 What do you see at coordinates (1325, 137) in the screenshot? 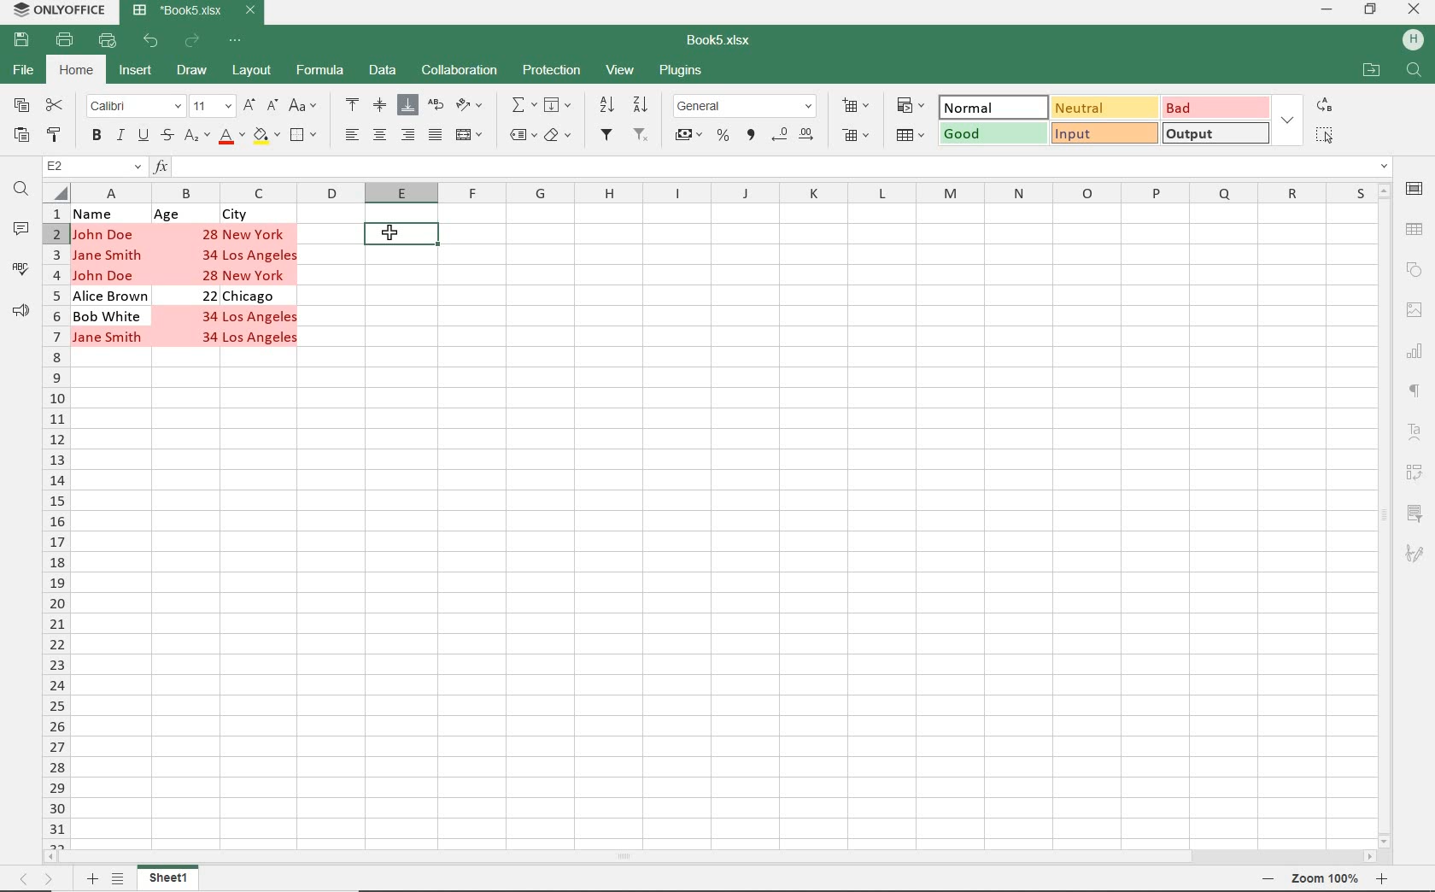
I see `SELECT ALL` at bounding box center [1325, 137].